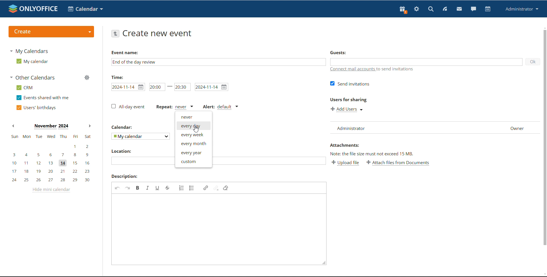  I want to click on list of users, so click(415, 128).